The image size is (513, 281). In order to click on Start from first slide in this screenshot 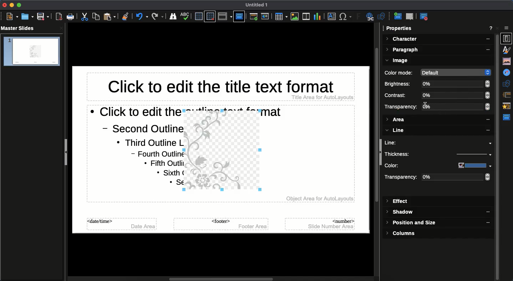, I will do `click(254, 17)`.